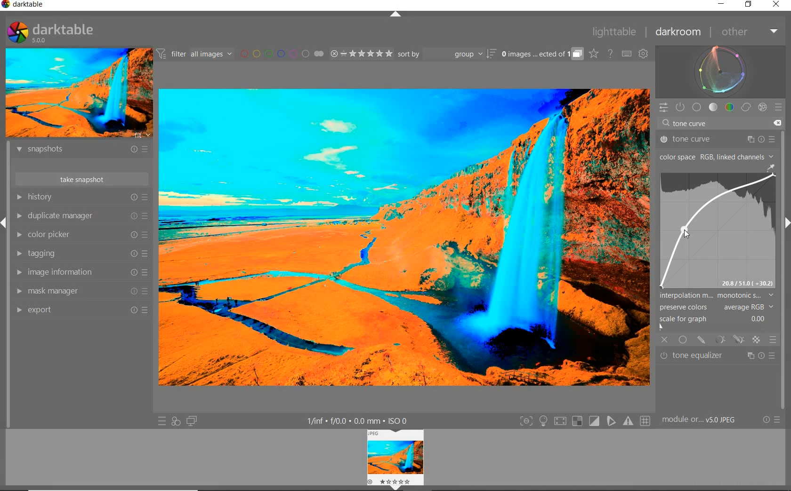 The height and width of the screenshot is (491, 791). I want to click on QUICK ACCESS PANEL, so click(663, 108).